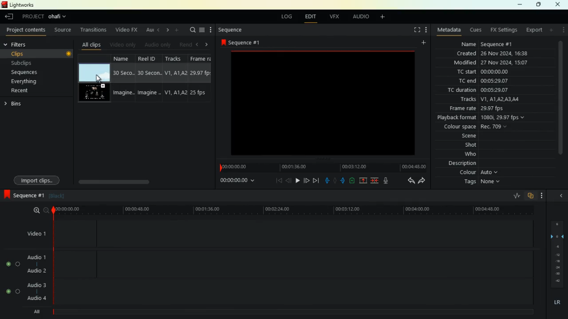 The height and width of the screenshot is (319, 568). What do you see at coordinates (175, 93) in the screenshot?
I see `V1,A1, A2` at bounding box center [175, 93].